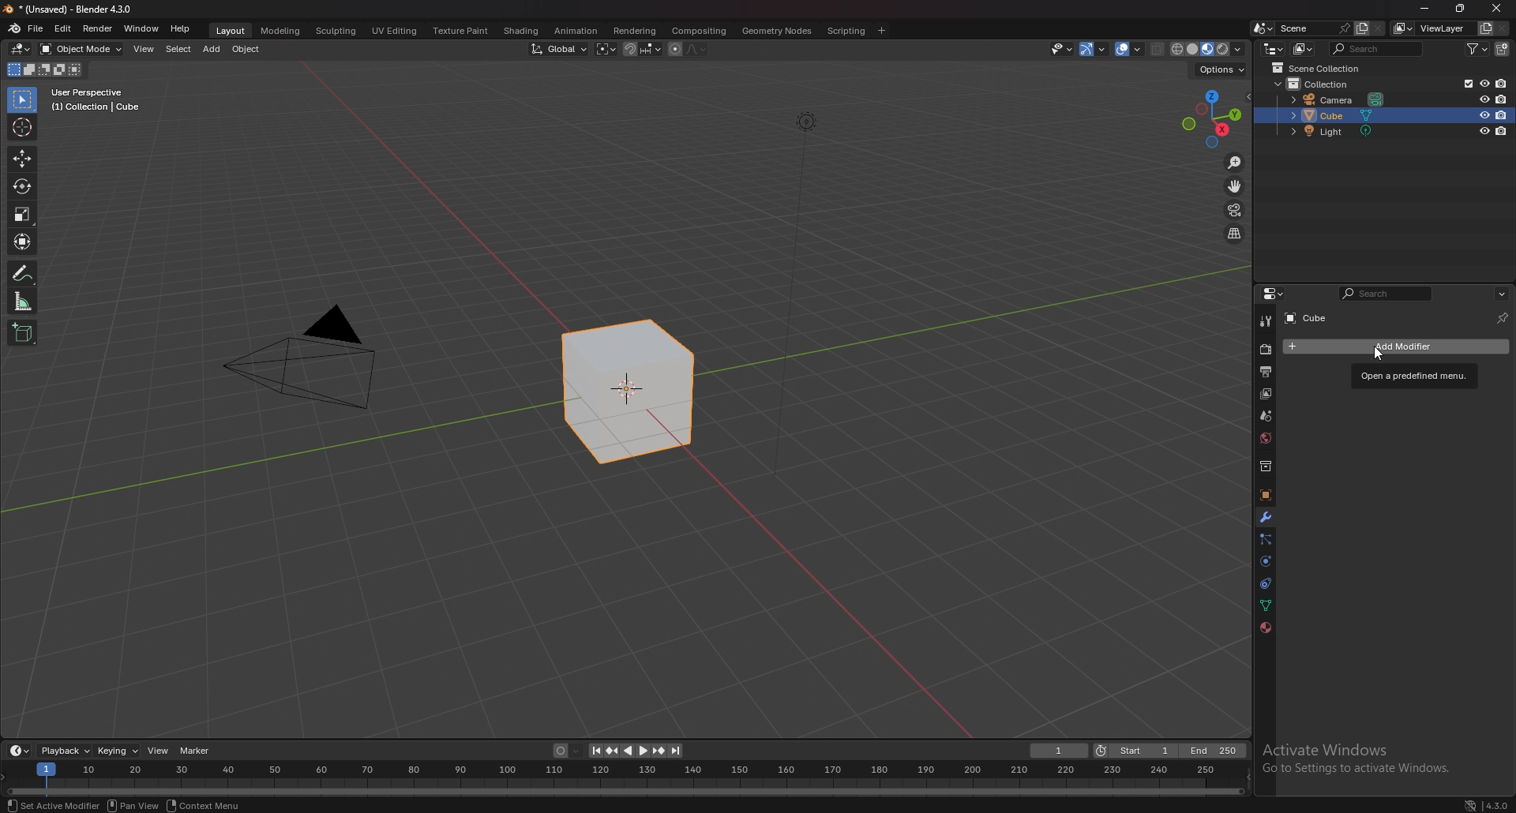 The height and width of the screenshot is (813, 1516). What do you see at coordinates (1503, 295) in the screenshot?
I see `options` at bounding box center [1503, 295].